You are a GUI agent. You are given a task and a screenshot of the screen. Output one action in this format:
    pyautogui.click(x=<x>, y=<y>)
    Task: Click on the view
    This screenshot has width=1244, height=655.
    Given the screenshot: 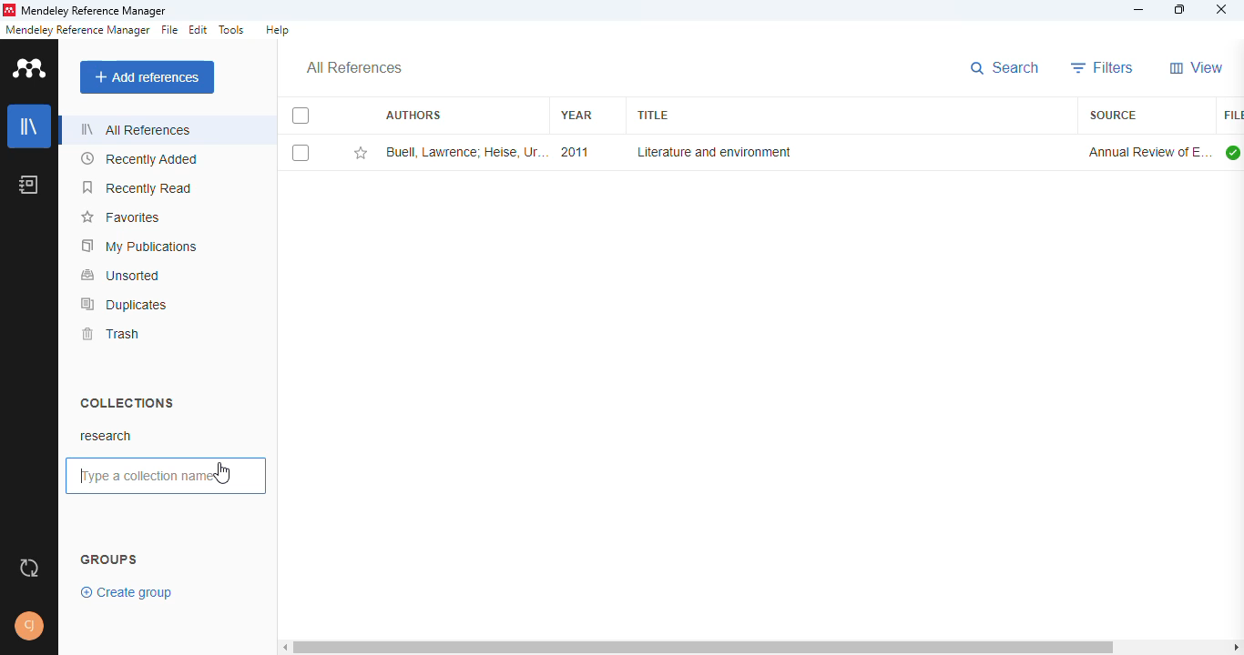 What is the action you would take?
    pyautogui.click(x=1198, y=67)
    